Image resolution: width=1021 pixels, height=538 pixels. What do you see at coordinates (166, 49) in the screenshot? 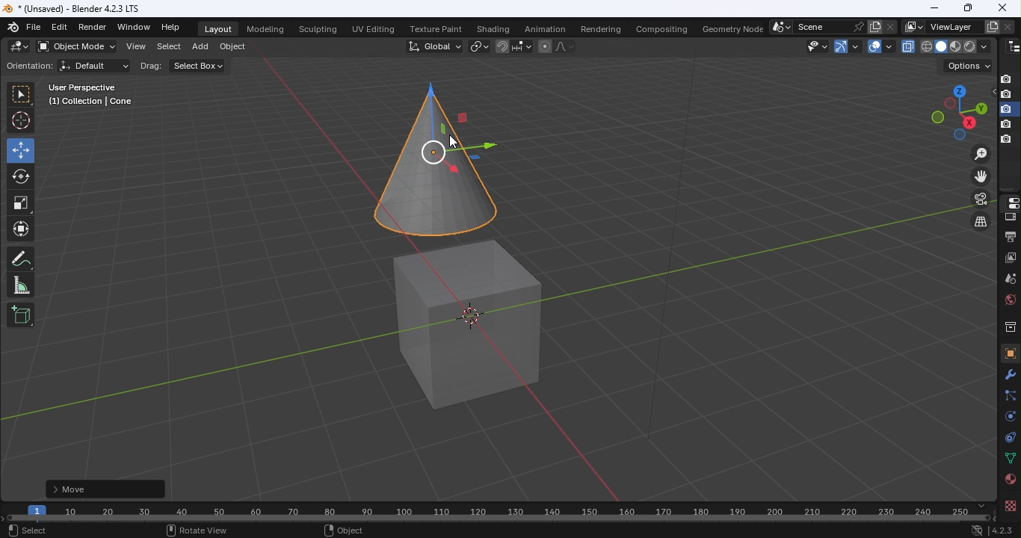
I see `Select` at bounding box center [166, 49].